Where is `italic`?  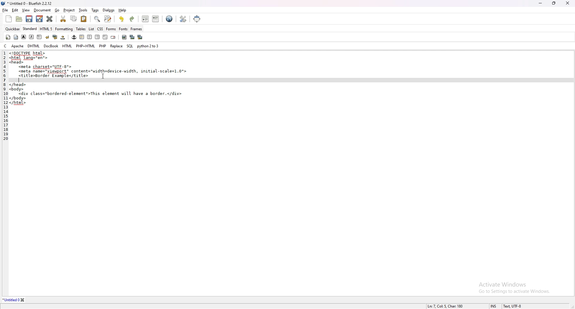
italic is located at coordinates (31, 37).